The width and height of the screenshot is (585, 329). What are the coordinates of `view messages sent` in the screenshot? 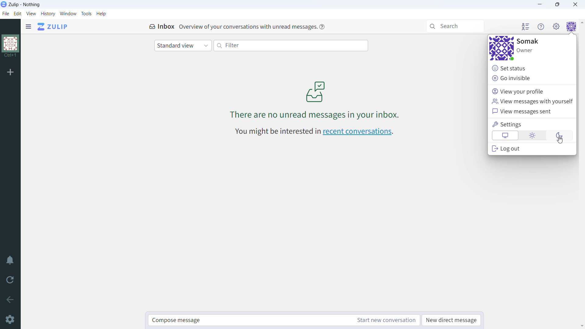 It's located at (532, 111).